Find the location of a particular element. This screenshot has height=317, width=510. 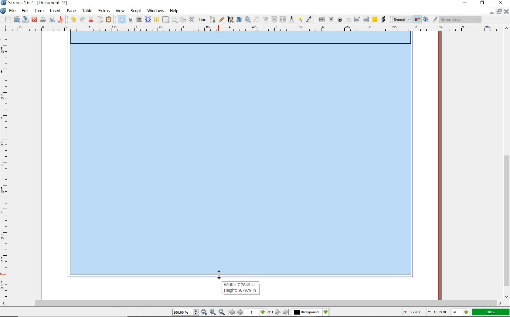

zoom to 100% is located at coordinates (213, 312).